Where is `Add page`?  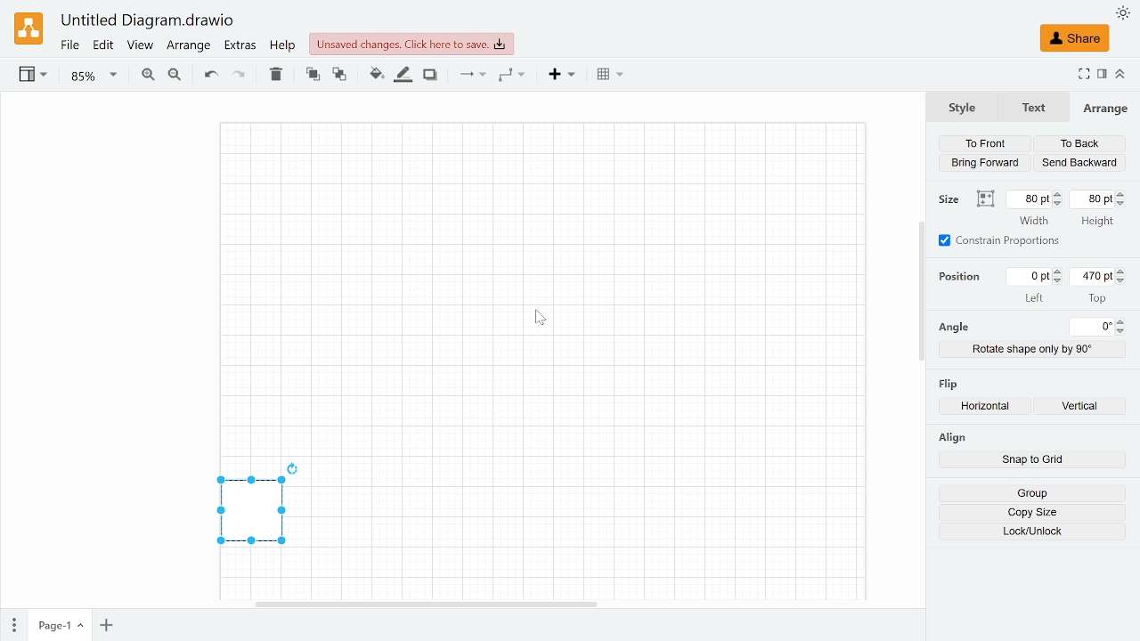 Add page is located at coordinates (106, 626).